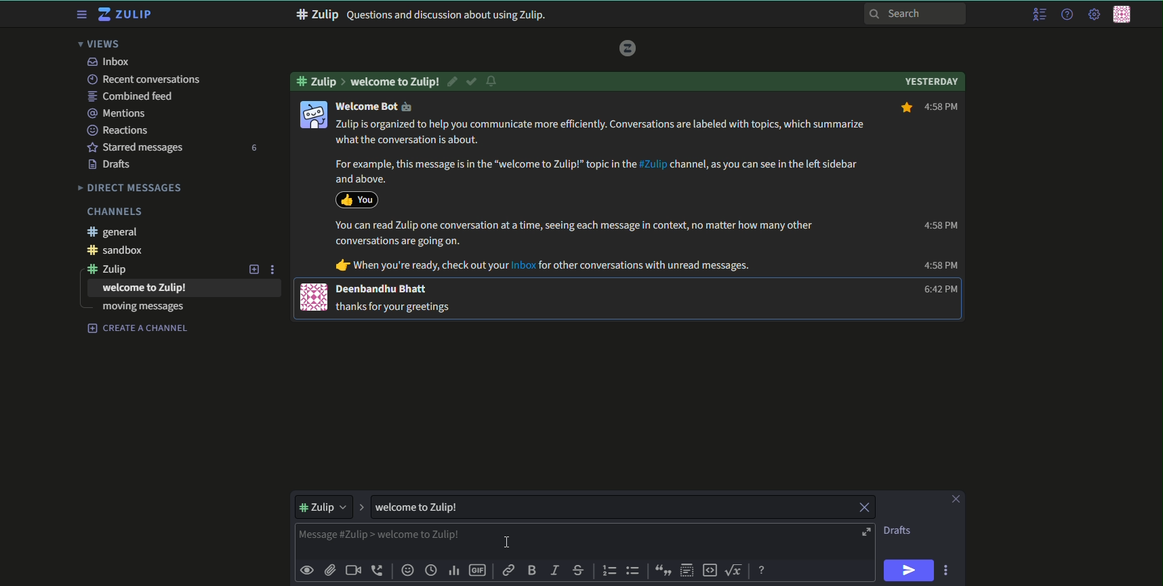  I want to click on resolved, so click(472, 81).